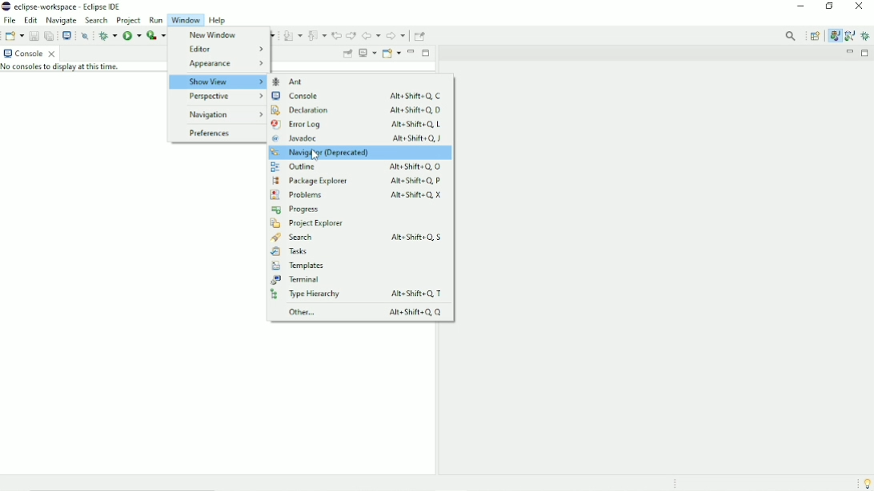 Image resolution: width=874 pixels, height=491 pixels. I want to click on navigator (deprecated), so click(360, 152).